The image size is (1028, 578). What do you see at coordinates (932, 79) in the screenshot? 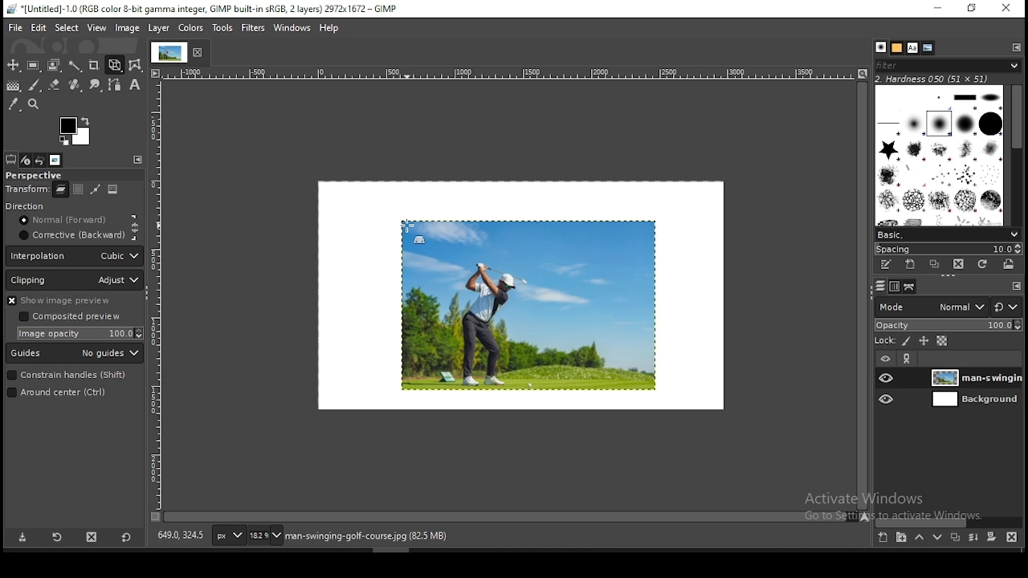
I see `hardness 050 (51x51)` at bounding box center [932, 79].